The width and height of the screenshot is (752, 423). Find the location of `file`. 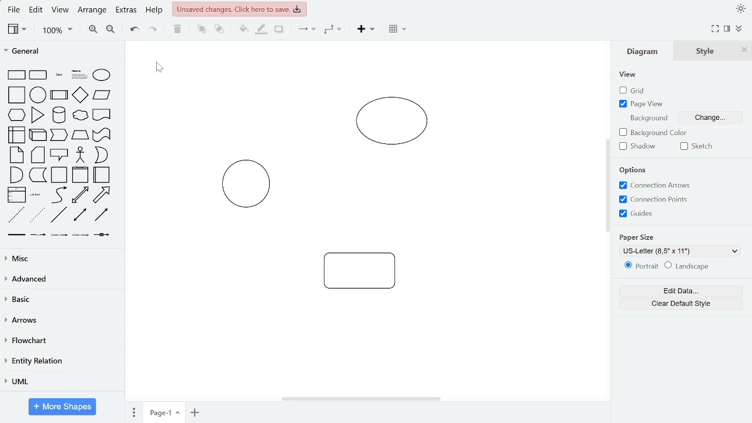

file is located at coordinates (14, 9).